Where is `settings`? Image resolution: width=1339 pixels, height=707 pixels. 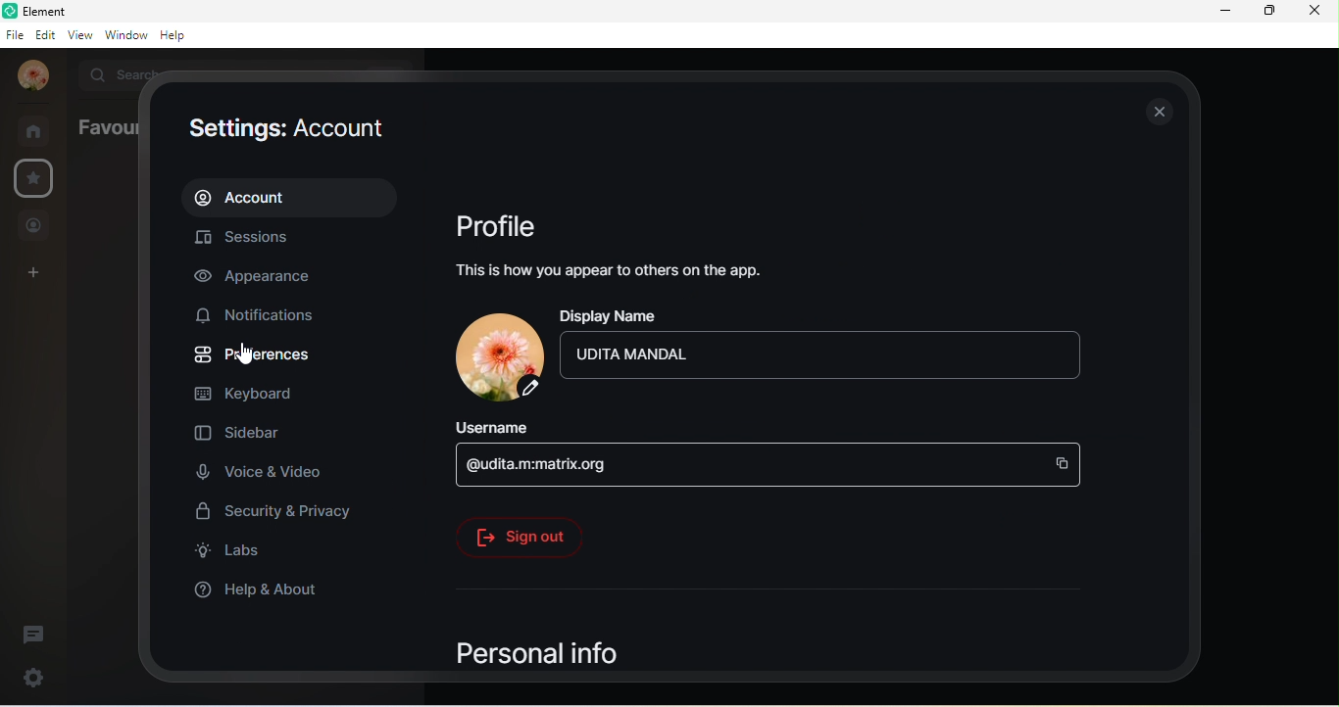
settings is located at coordinates (32, 676).